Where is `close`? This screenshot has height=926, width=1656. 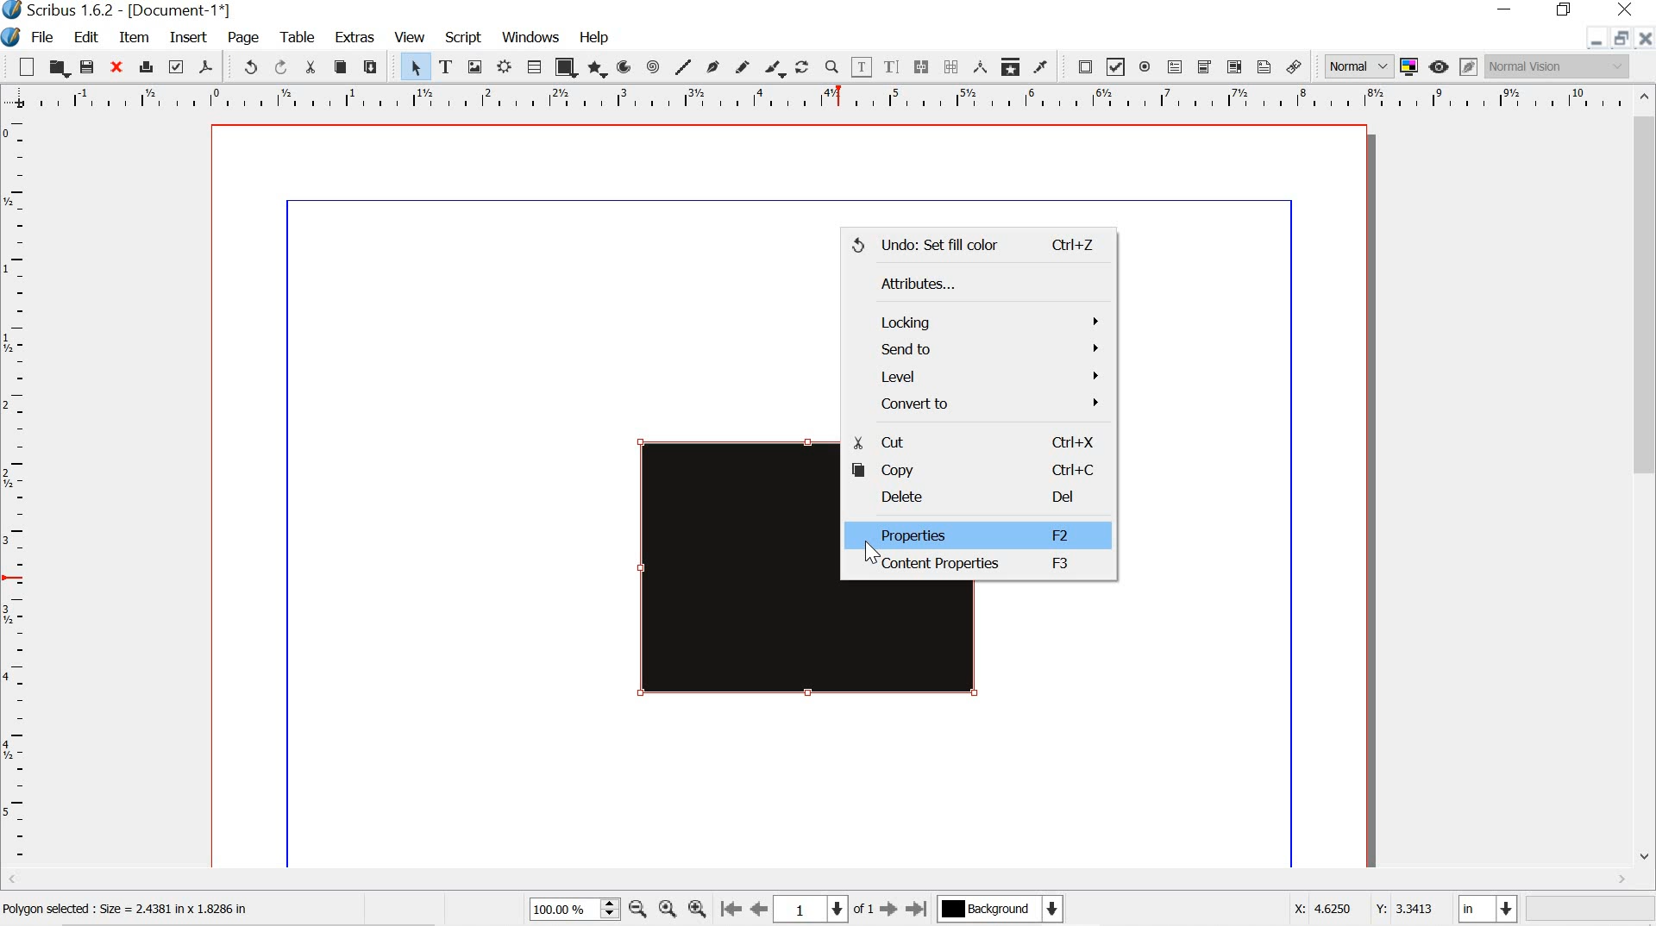 close is located at coordinates (115, 66).